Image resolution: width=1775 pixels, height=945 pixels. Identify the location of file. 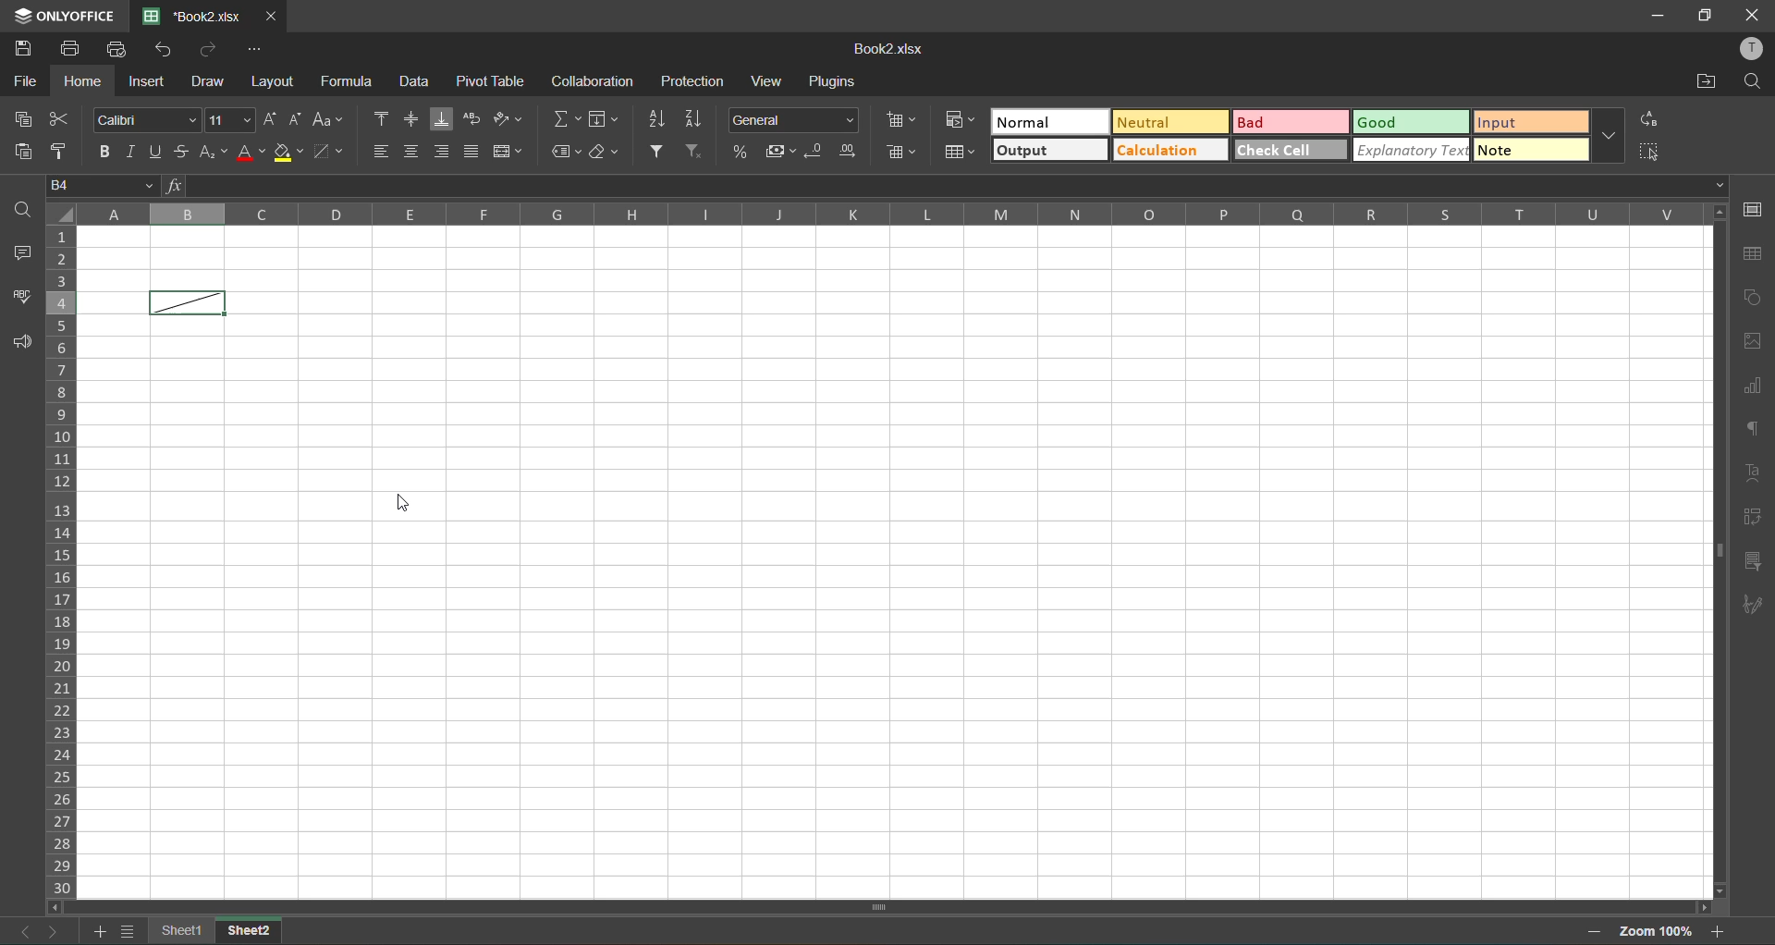
(30, 80).